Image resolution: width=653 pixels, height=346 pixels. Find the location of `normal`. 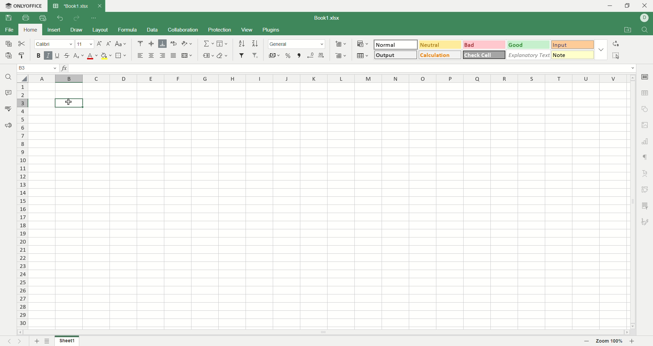

normal is located at coordinates (396, 44).